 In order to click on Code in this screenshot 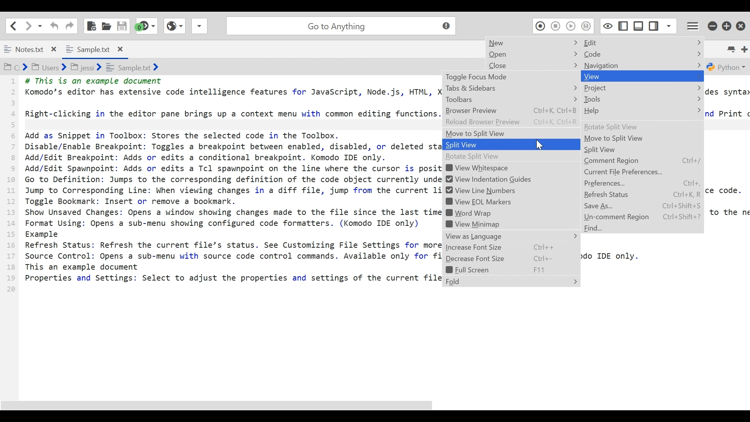, I will do `click(643, 55)`.